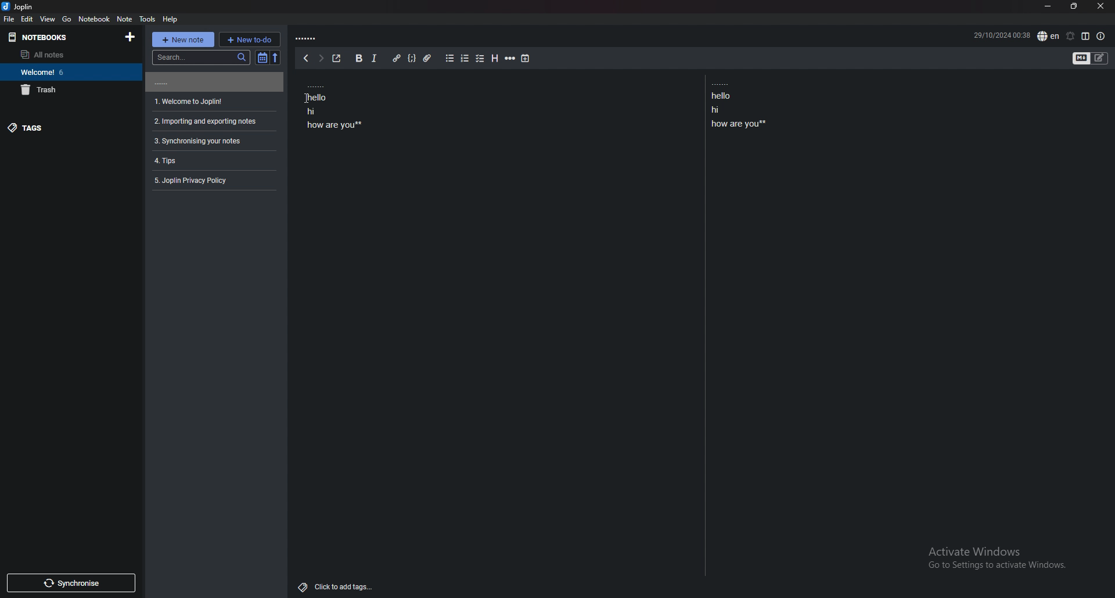 This screenshot has height=598, width=1115. What do you see at coordinates (213, 102) in the screenshot?
I see `note` at bounding box center [213, 102].